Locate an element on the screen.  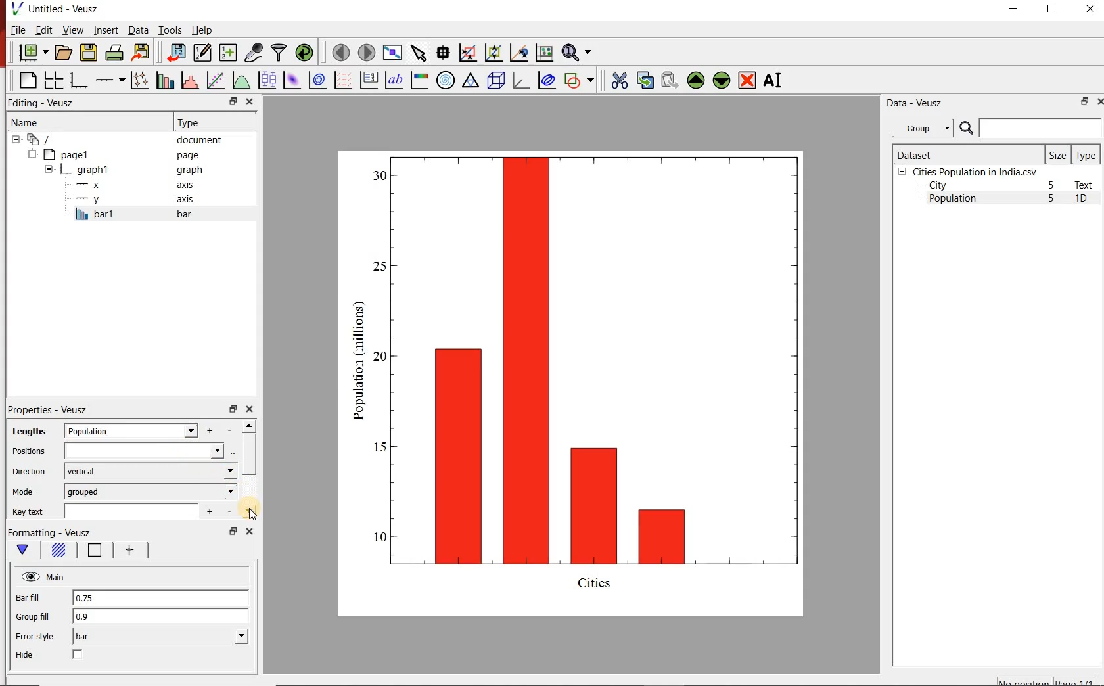
read data points on the graph is located at coordinates (442, 51).